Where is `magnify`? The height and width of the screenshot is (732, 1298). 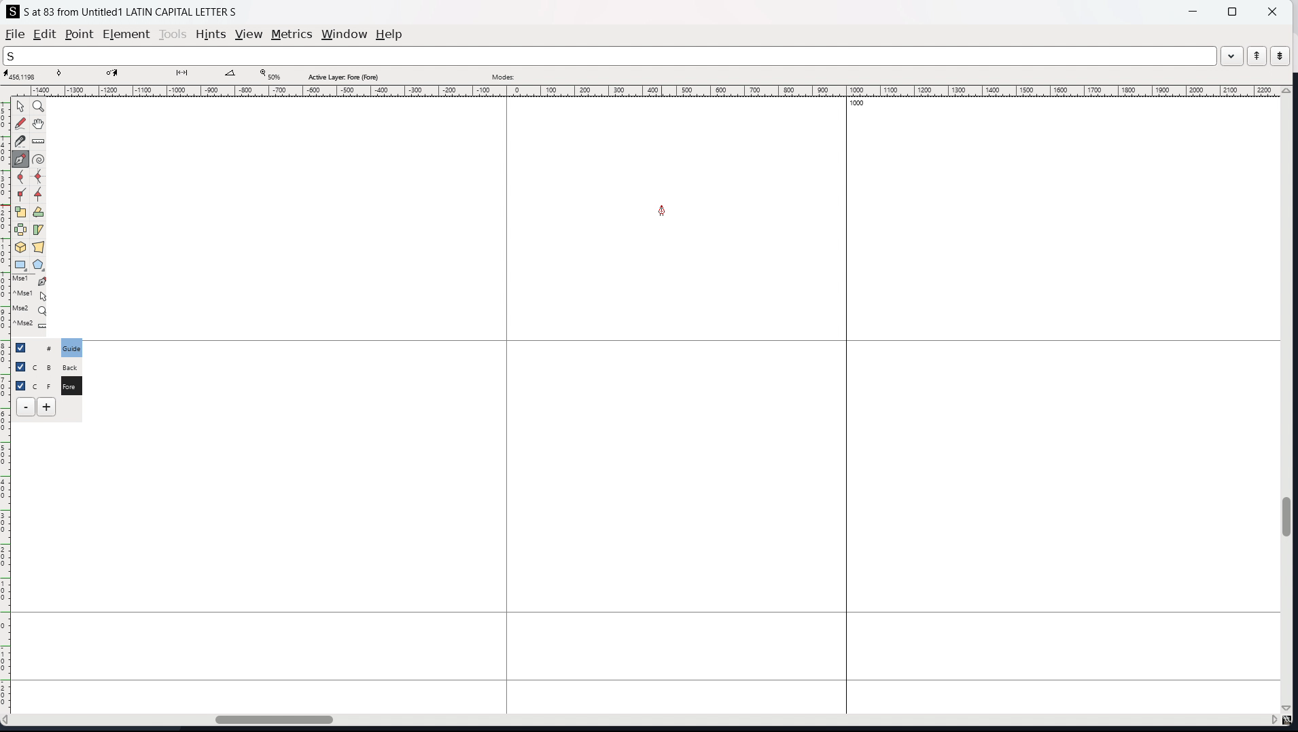 magnify is located at coordinates (39, 107).